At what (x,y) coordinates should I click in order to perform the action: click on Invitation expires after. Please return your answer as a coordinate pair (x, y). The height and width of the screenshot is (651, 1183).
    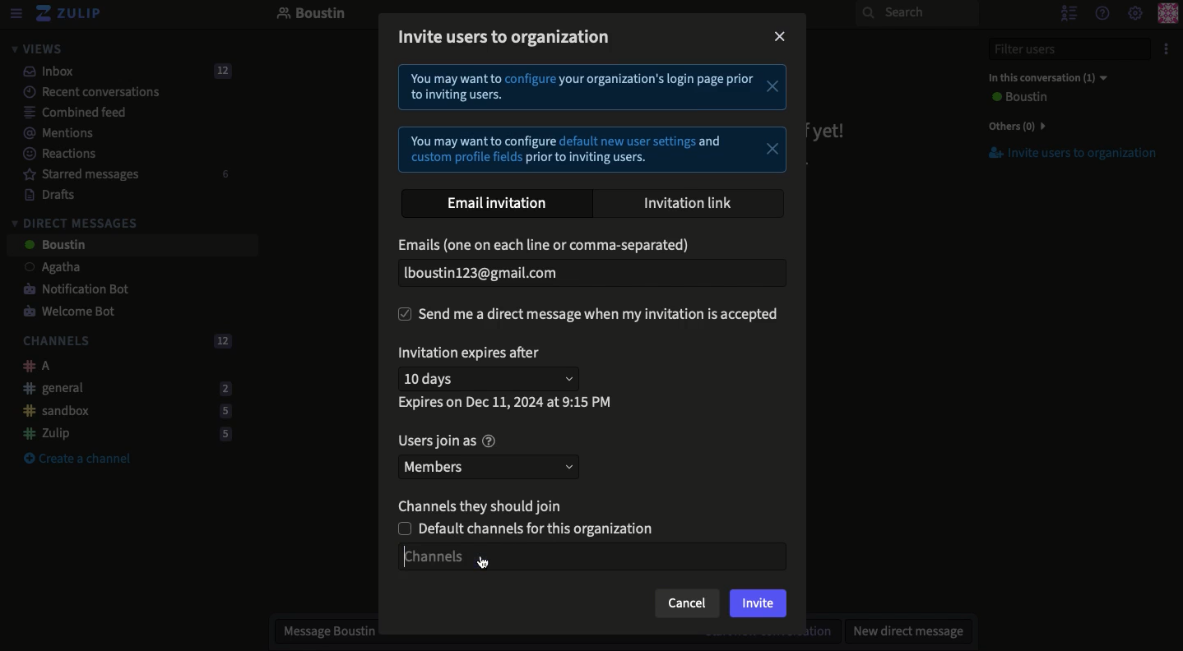
    Looking at the image, I should click on (473, 353).